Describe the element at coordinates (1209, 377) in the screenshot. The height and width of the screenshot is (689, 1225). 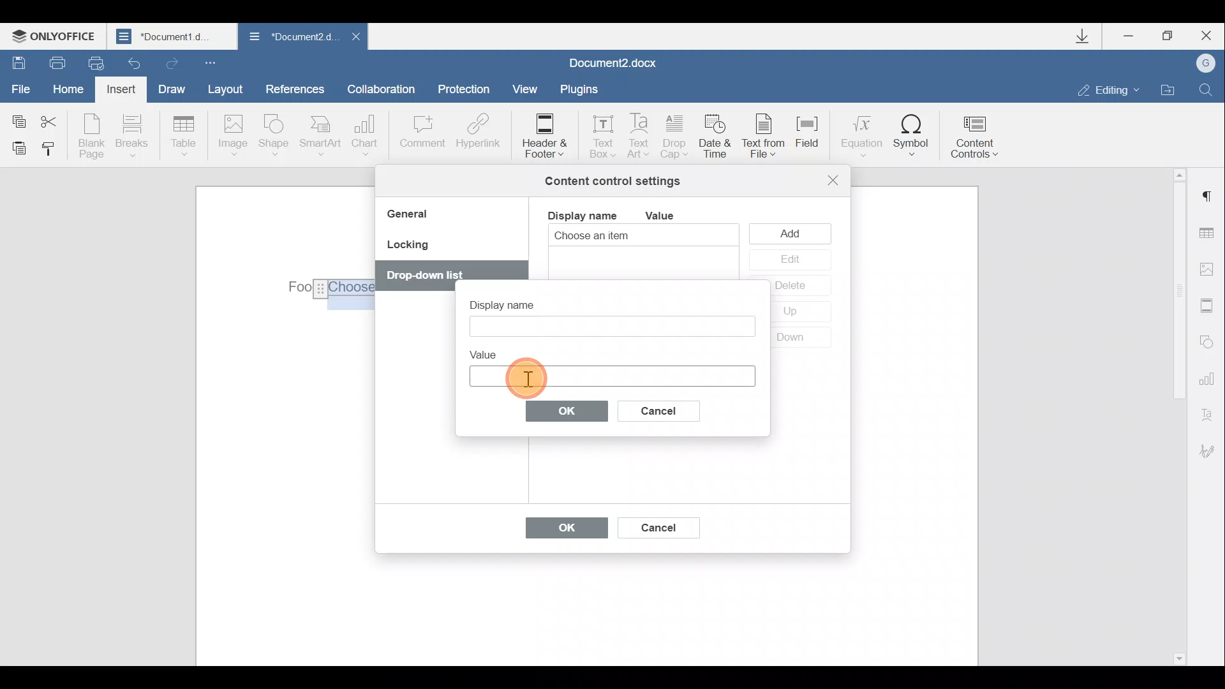
I see `Chart settings` at that location.